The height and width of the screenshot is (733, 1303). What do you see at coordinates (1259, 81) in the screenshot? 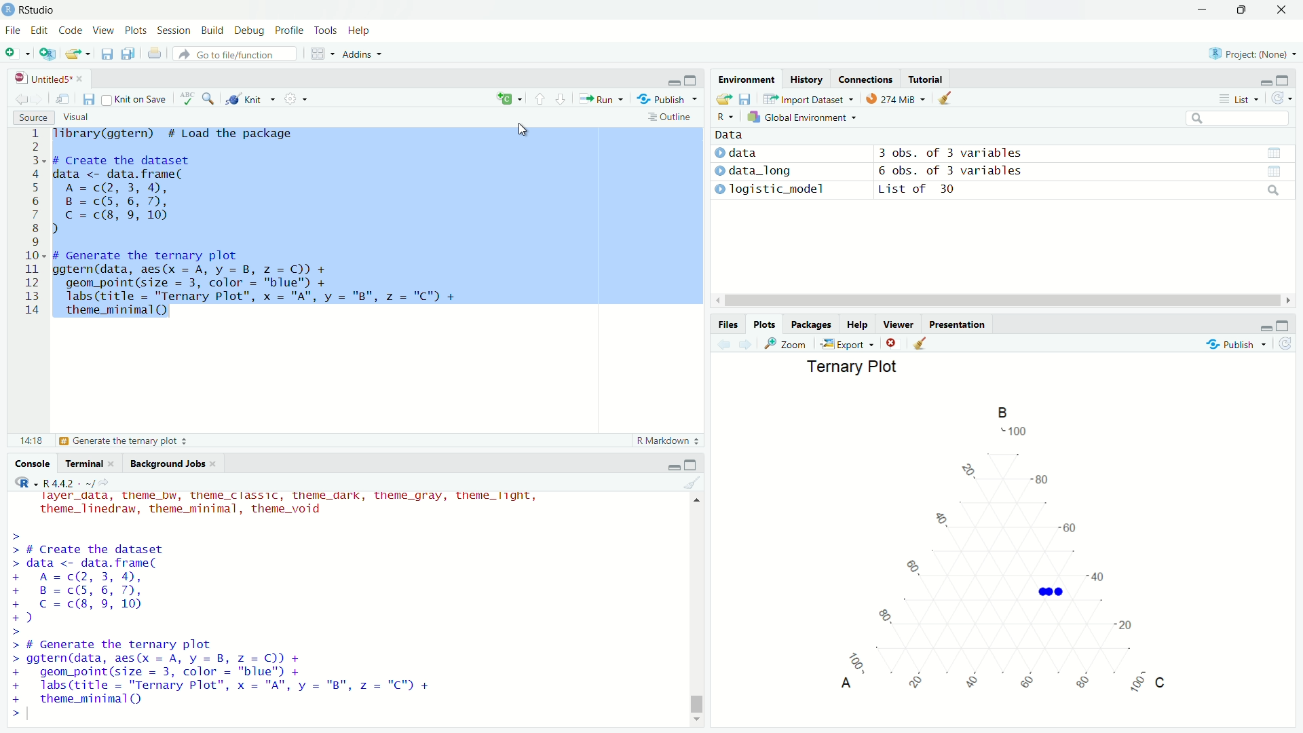
I see `minimise` at bounding box center [1259, 81].